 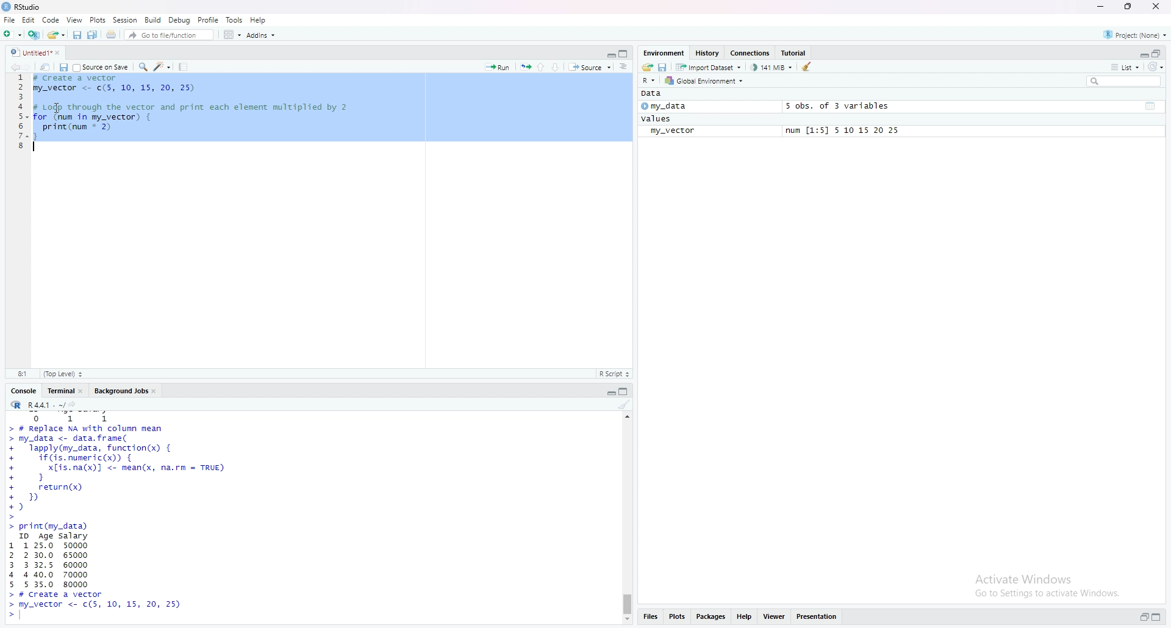 I want to click on presentation, so click(x=818, y=616).